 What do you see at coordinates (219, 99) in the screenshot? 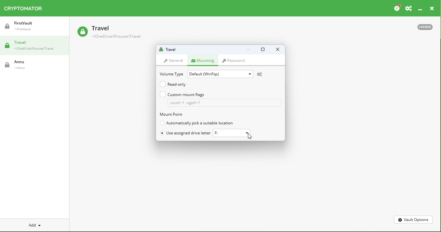
I see `Custom mount flag` at bounding box center [219, 99].